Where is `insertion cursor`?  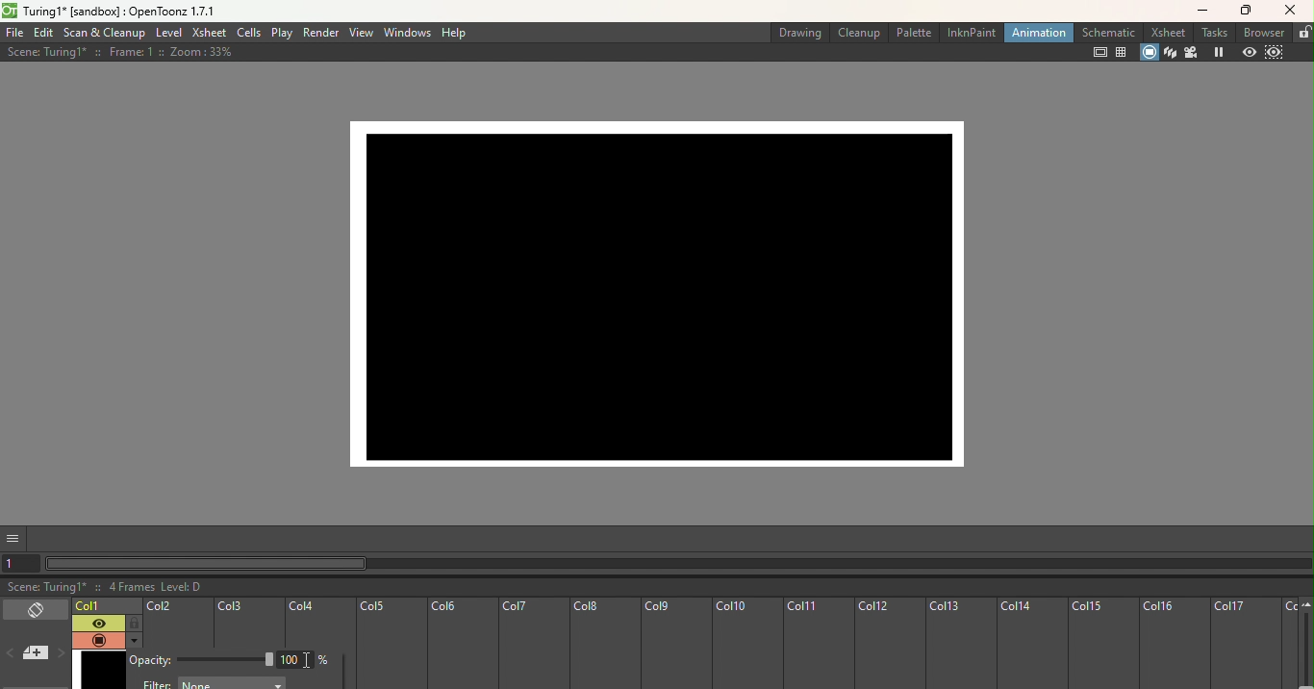 insertion cursor is located at coordinates (309, 661).